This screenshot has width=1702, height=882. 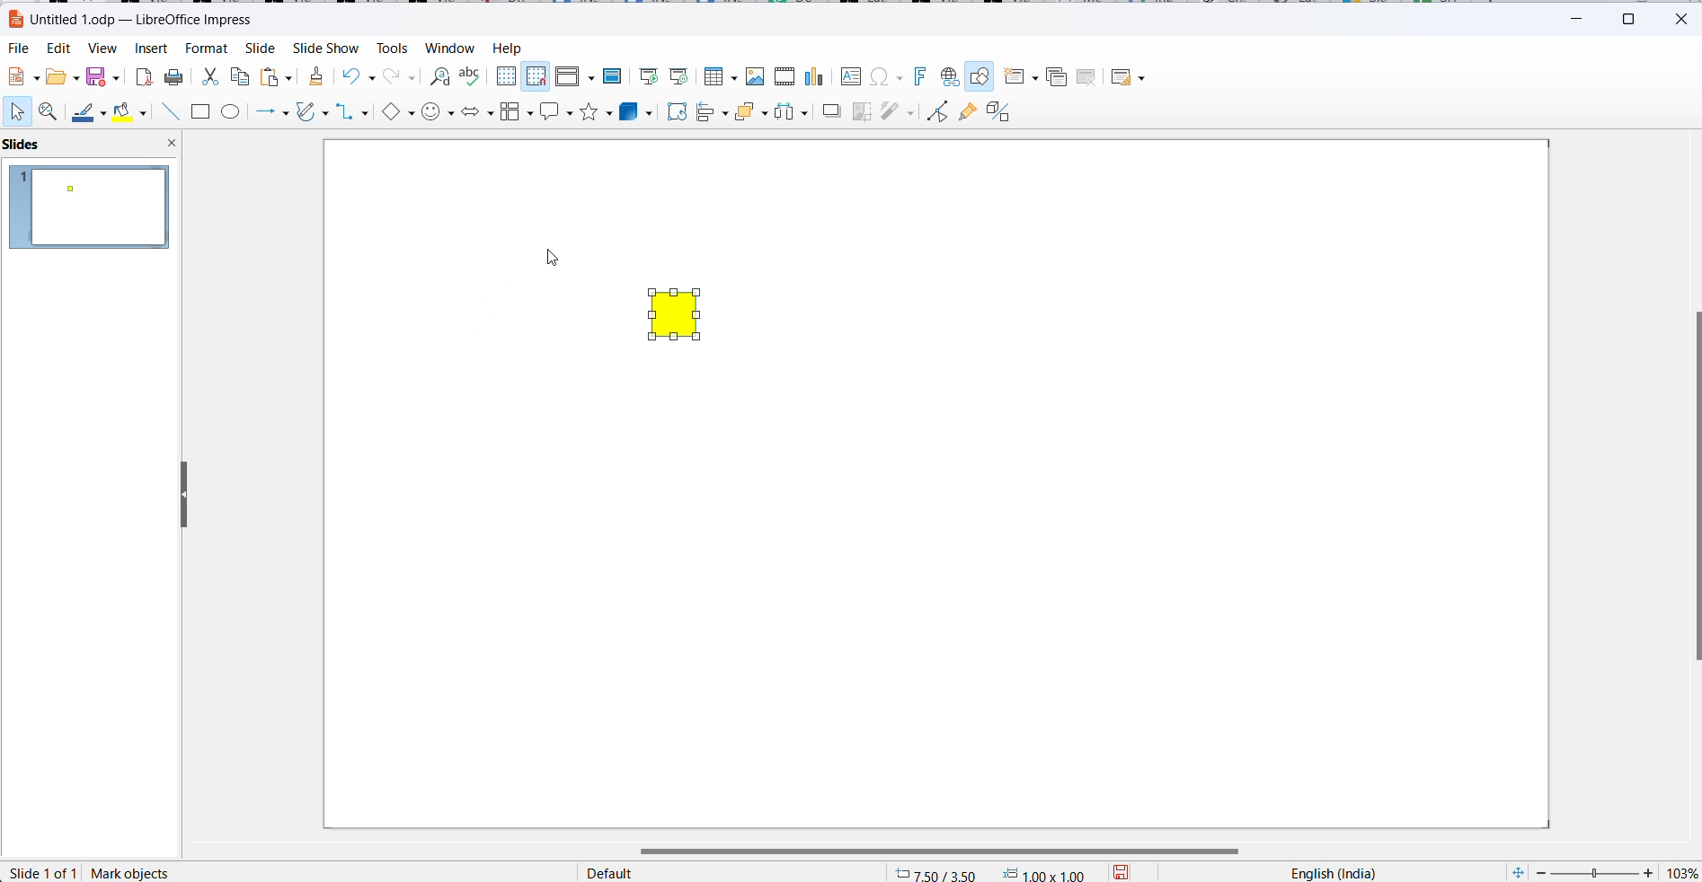 I want to click on zoom and pan, so click(x=50, y=113).